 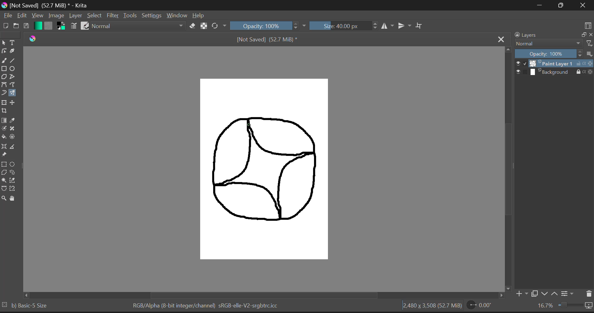 I want to click on Edit Shapes, so click(x=4, y=51).